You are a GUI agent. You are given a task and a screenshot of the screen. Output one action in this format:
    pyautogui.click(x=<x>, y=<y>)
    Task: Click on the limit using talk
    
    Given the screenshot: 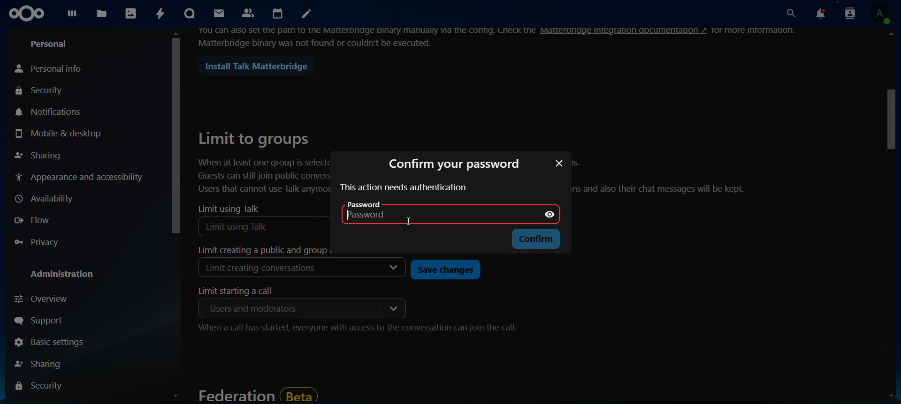 What is the action you would take?
    pyautogui.click(x=229, y=209)
    